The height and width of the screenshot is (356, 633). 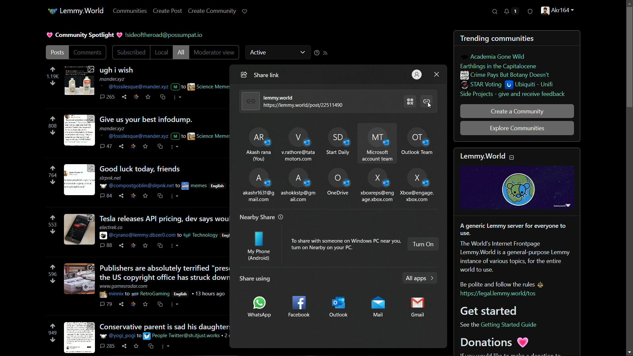 I want to click on v.rathore@tatamotors.com, so click(x=298, y=143).